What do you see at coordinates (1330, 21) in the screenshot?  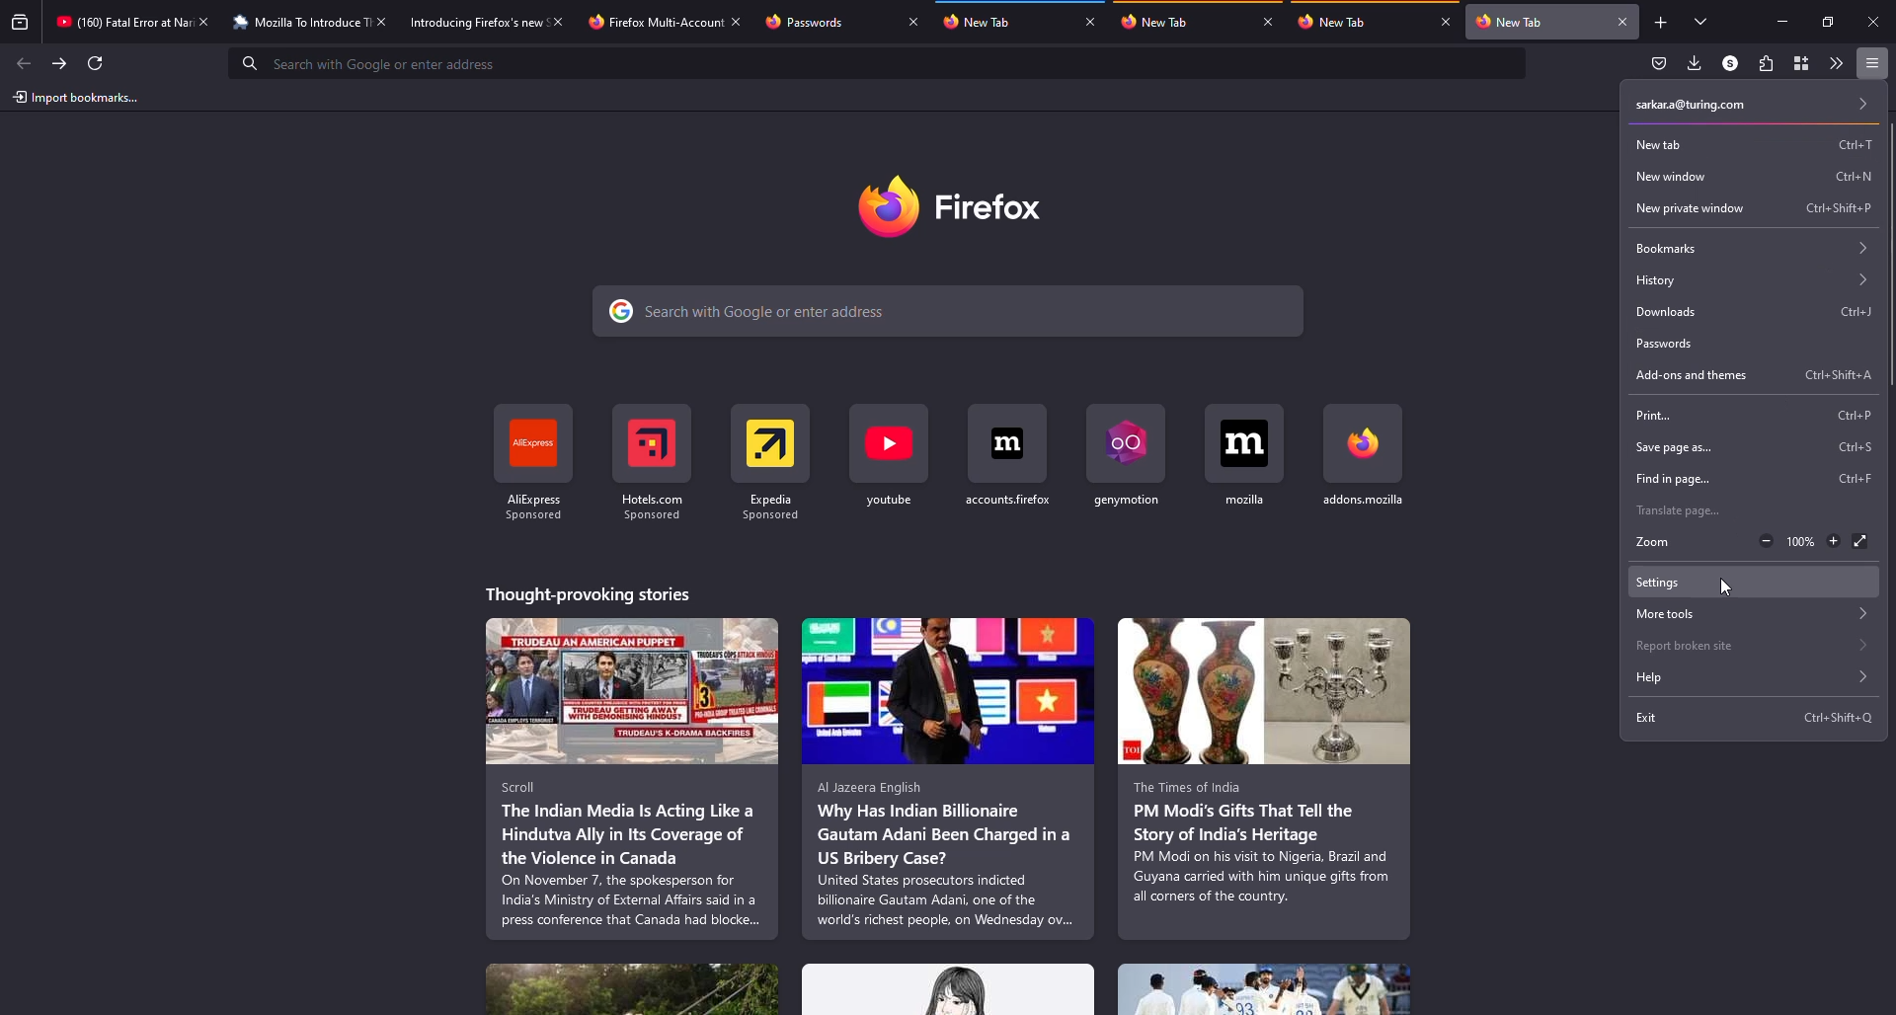 I see `tab` at bounding box center [1330, 21].